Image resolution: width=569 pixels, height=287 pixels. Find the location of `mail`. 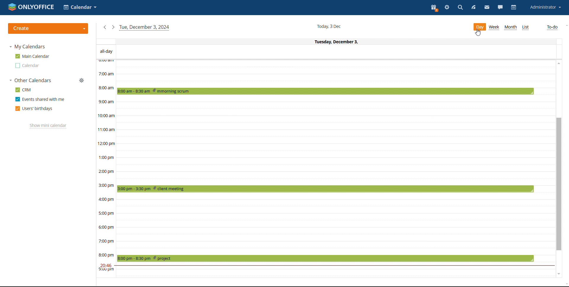

mail is located at coordinates (487, 7).